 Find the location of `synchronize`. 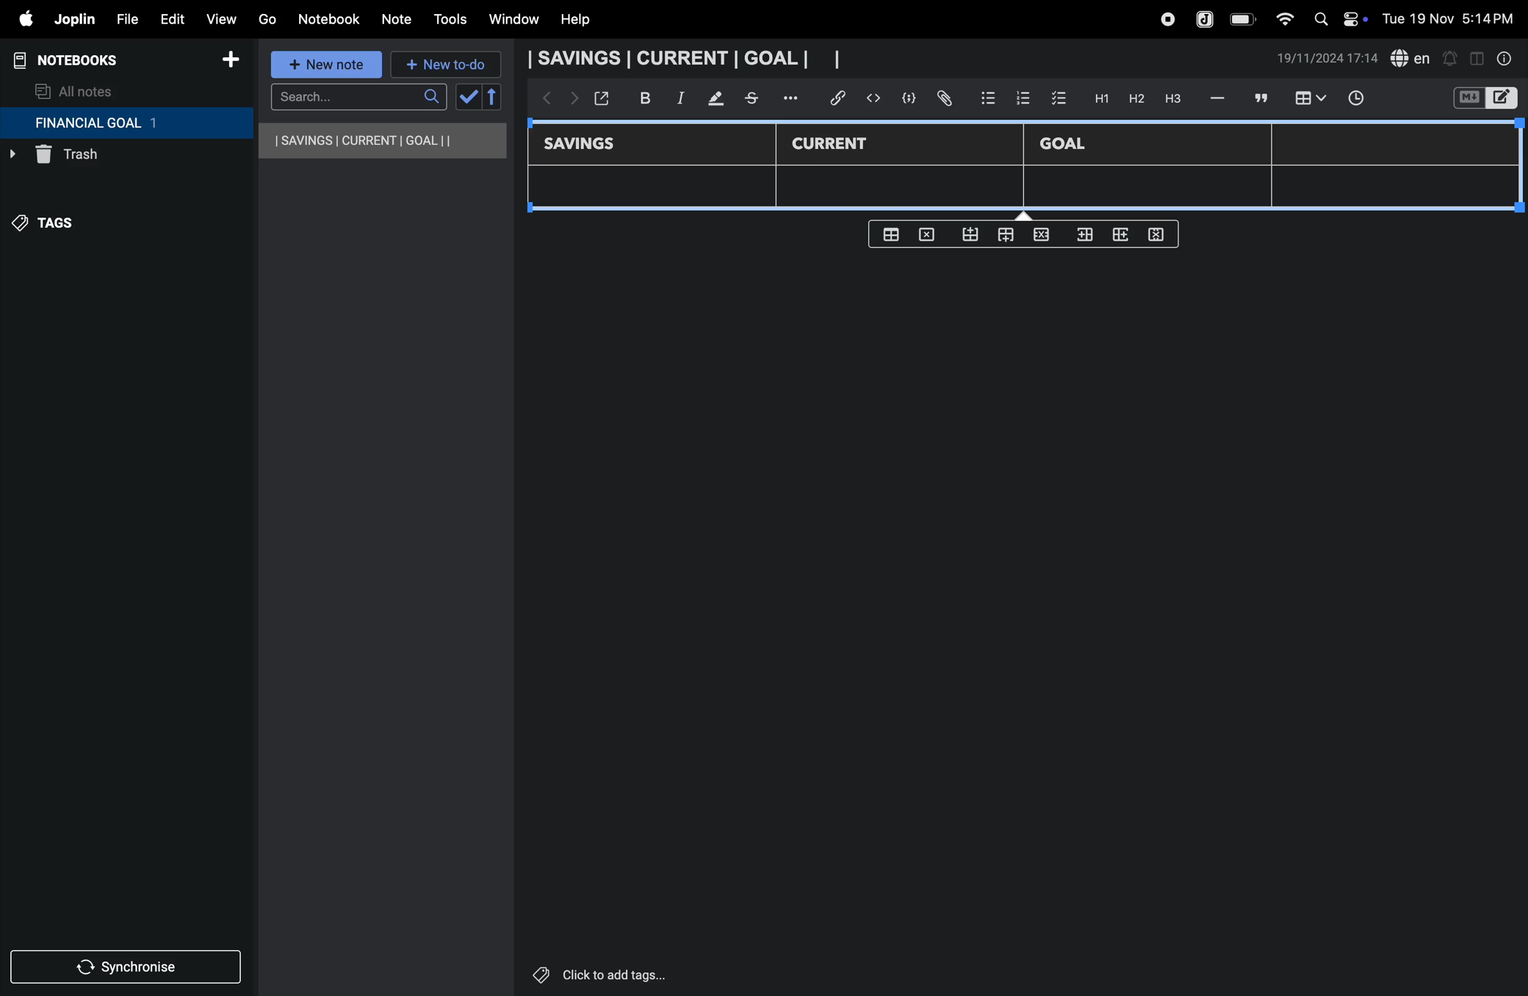

synchronize is located at coordinates (127, 965).